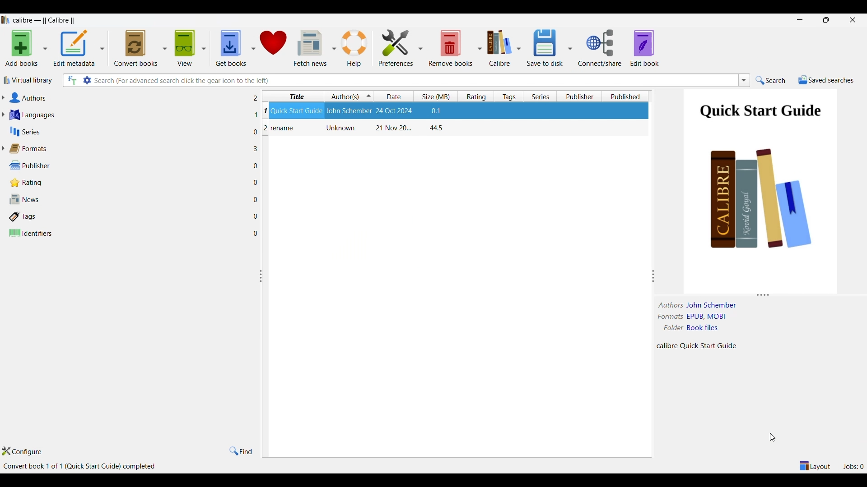 The height and width of the screenshot is (487, 867). Describe the element at coordinates (165, 47) in the screenshot. I see `Convert book options` at that location.